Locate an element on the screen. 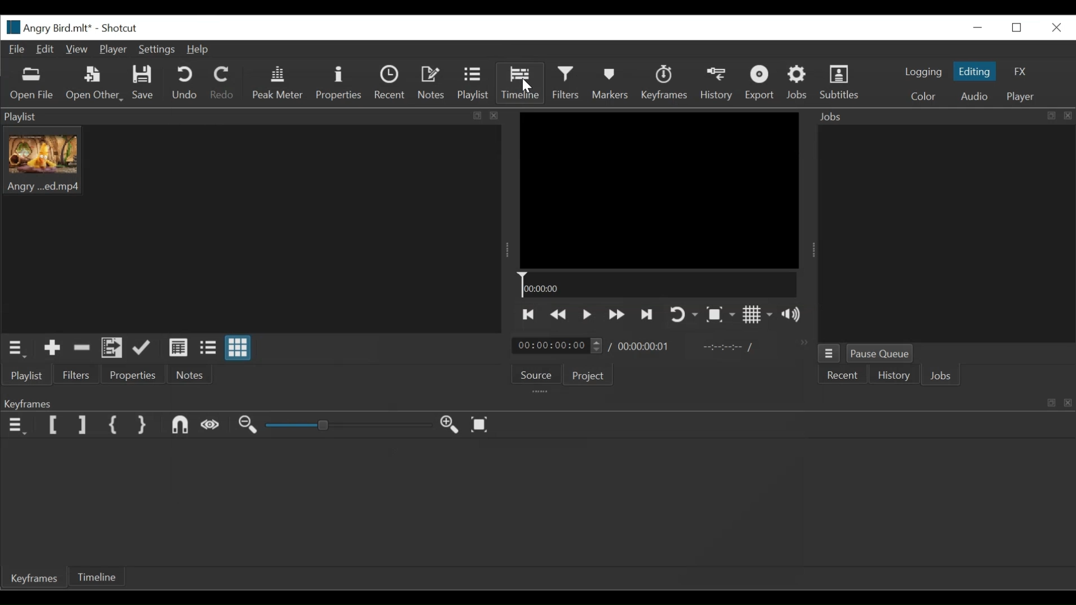 The image size is (1076, 605). Toggle display grid on player is located at coordinates (759, 316).